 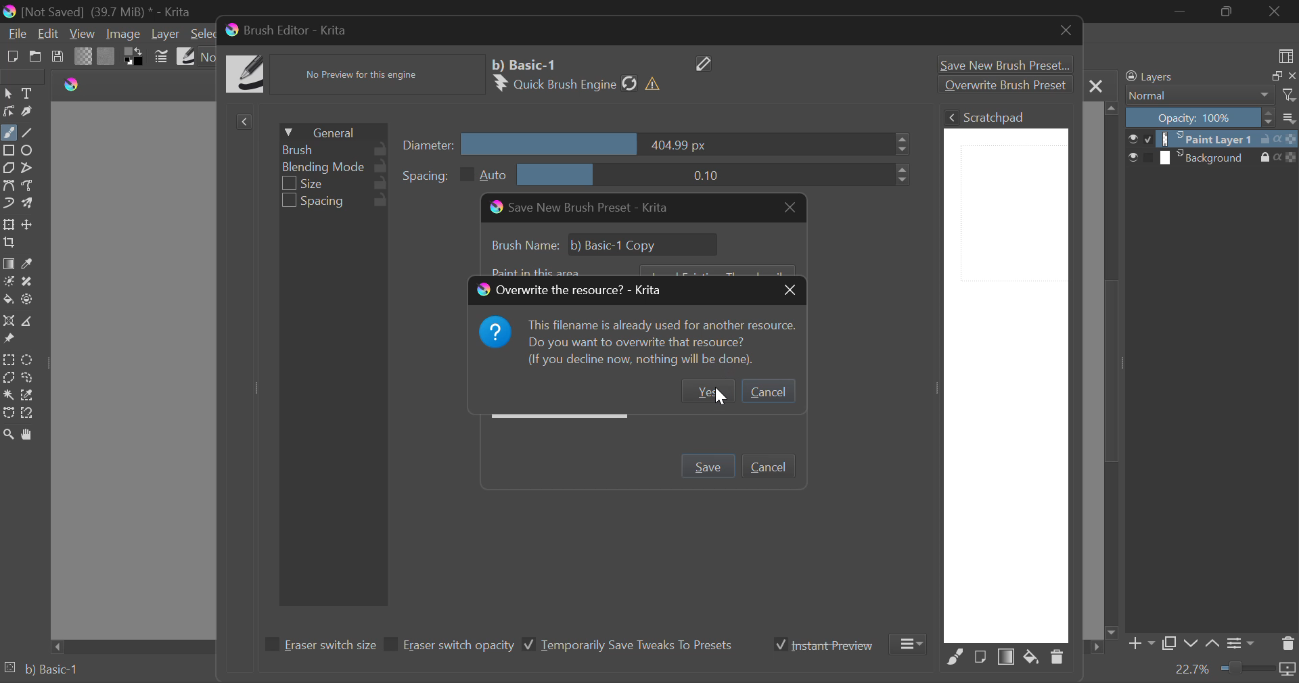 What do you see at coordinates (580, 209) in the screenshot?
I see `Window Title` at bounding box center [580, 209].